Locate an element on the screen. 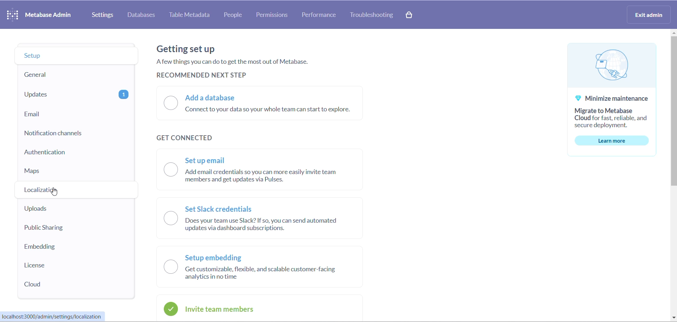 The image size is (677, 322). PUBLIC SHARING is located at coordinates (66, 228).